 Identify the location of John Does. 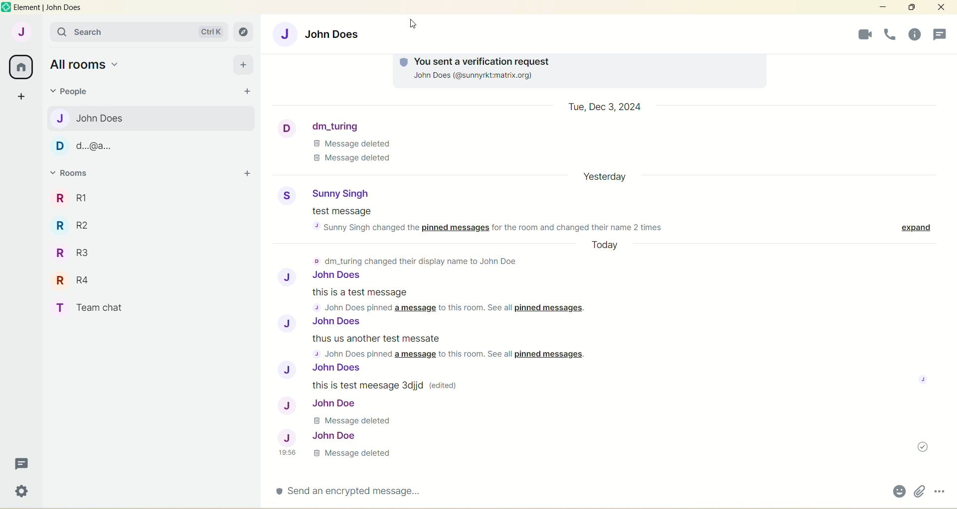
(334, 369).